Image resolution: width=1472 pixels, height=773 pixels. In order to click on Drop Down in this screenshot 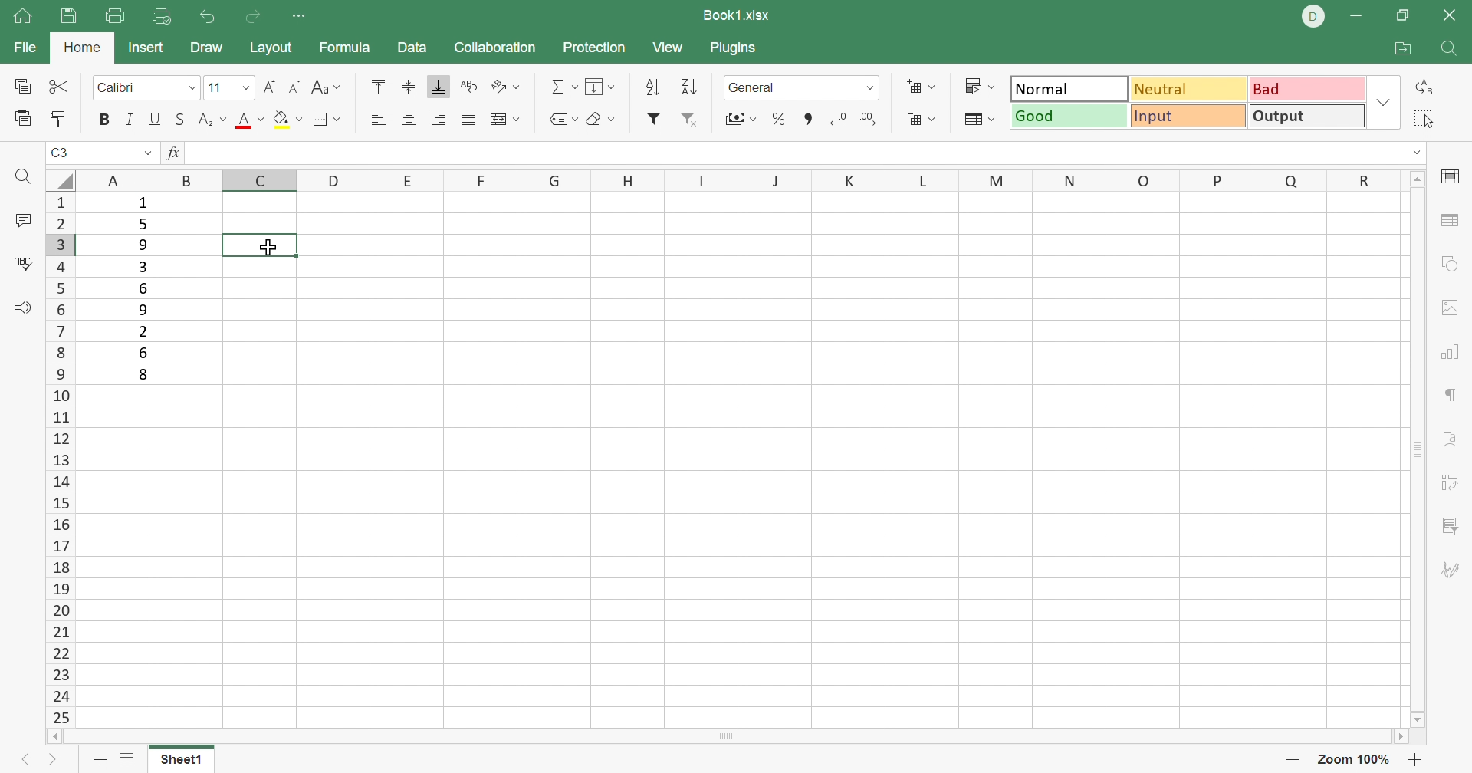, I will do `click(1420, 152)`.